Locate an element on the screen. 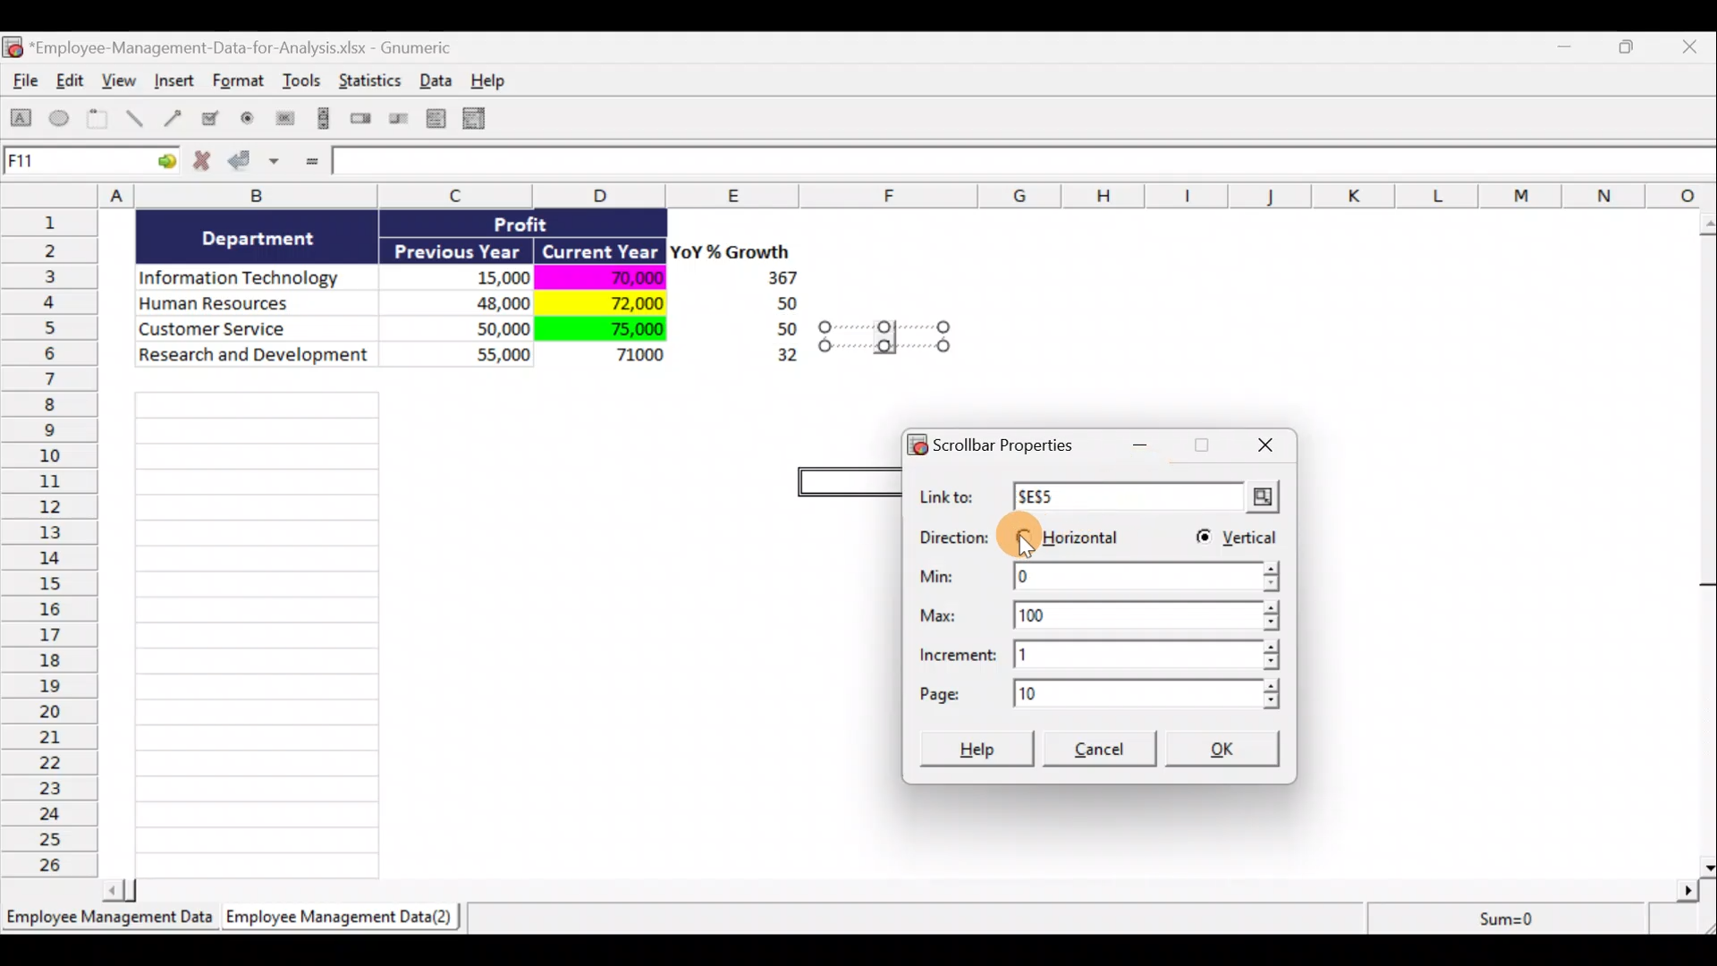 This screenshot has height=966, width=1717. Formula bar is located at coordinates (1026, 165).